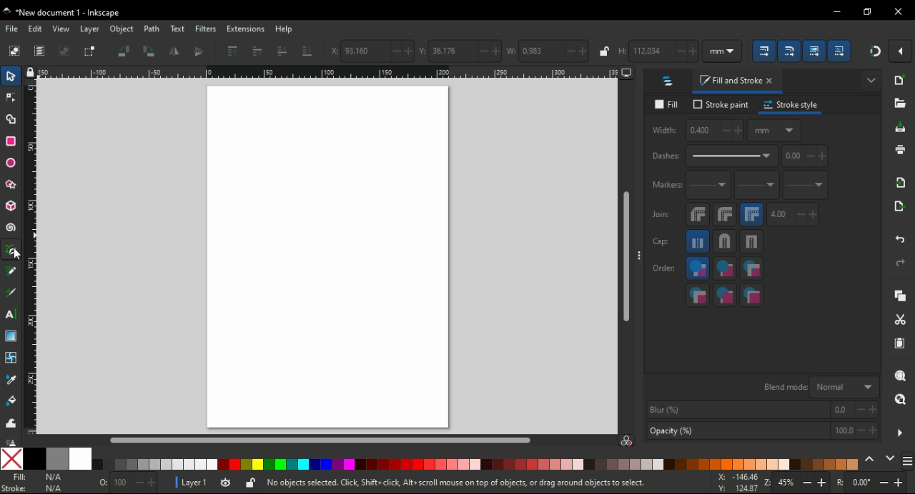  What do you see at coordinates (666, 185) in the screenshot?
I see `markers` at bounding box center [666, 185].